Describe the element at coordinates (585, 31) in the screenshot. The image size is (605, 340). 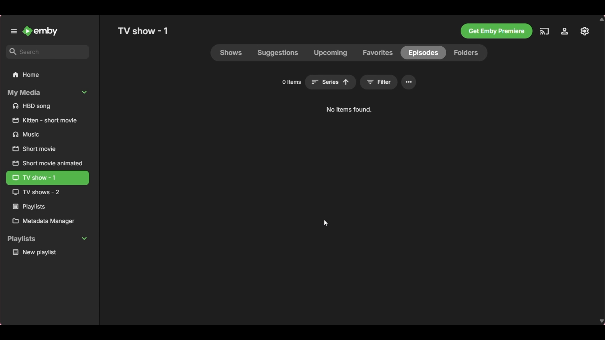
I see `Manage Emby servers` at that location.